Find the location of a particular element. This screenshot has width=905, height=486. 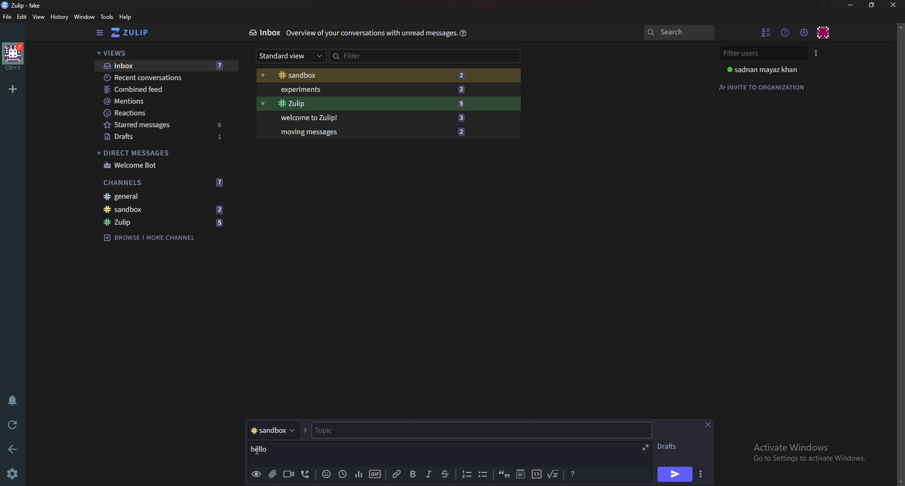

add file is located at coordinates (272, 475).